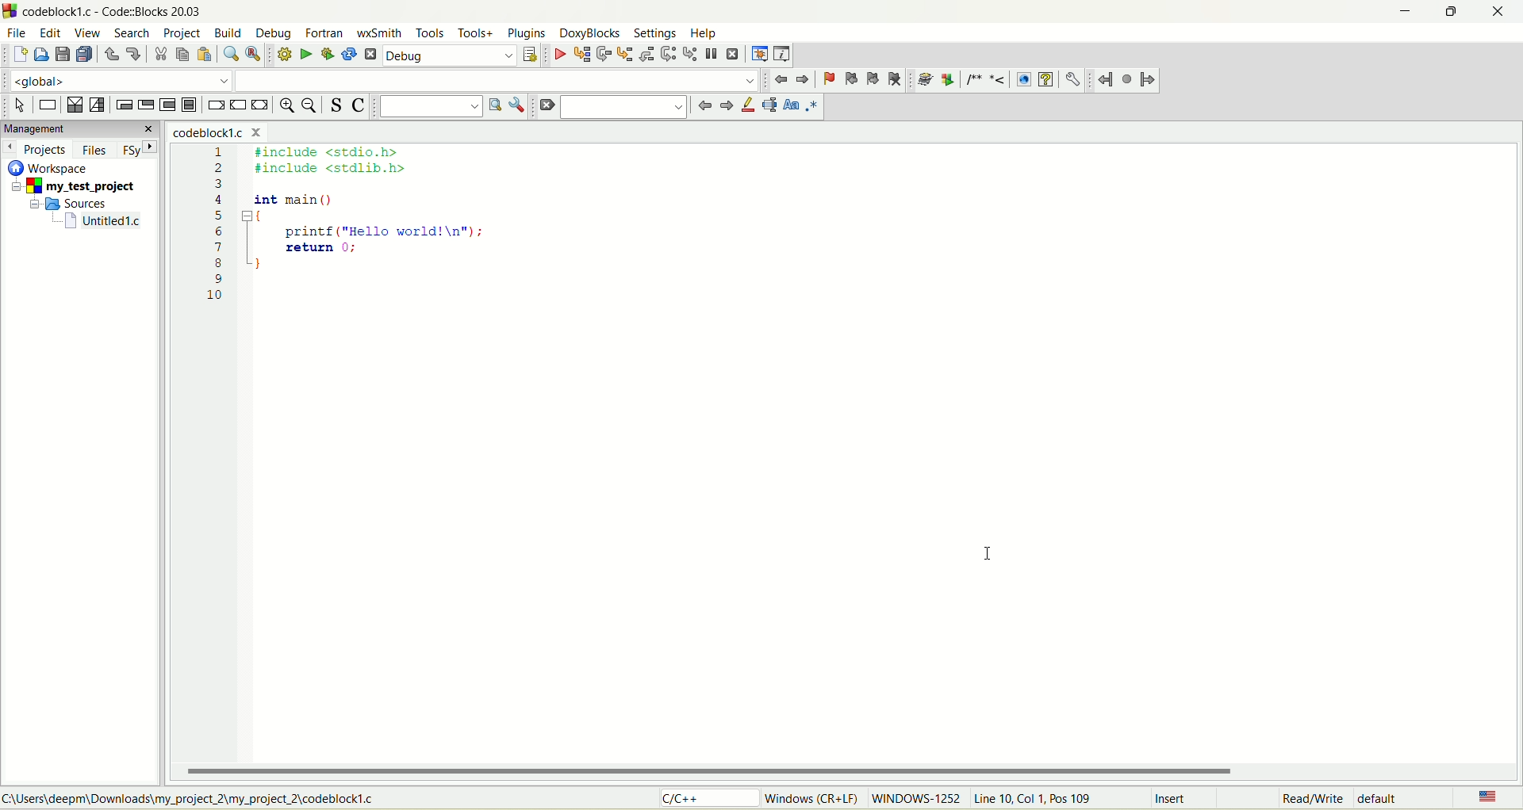 The image size is (1523, 810). Describe the element at coordinates (282, 53) in the screenshot. I see `build` at that location.